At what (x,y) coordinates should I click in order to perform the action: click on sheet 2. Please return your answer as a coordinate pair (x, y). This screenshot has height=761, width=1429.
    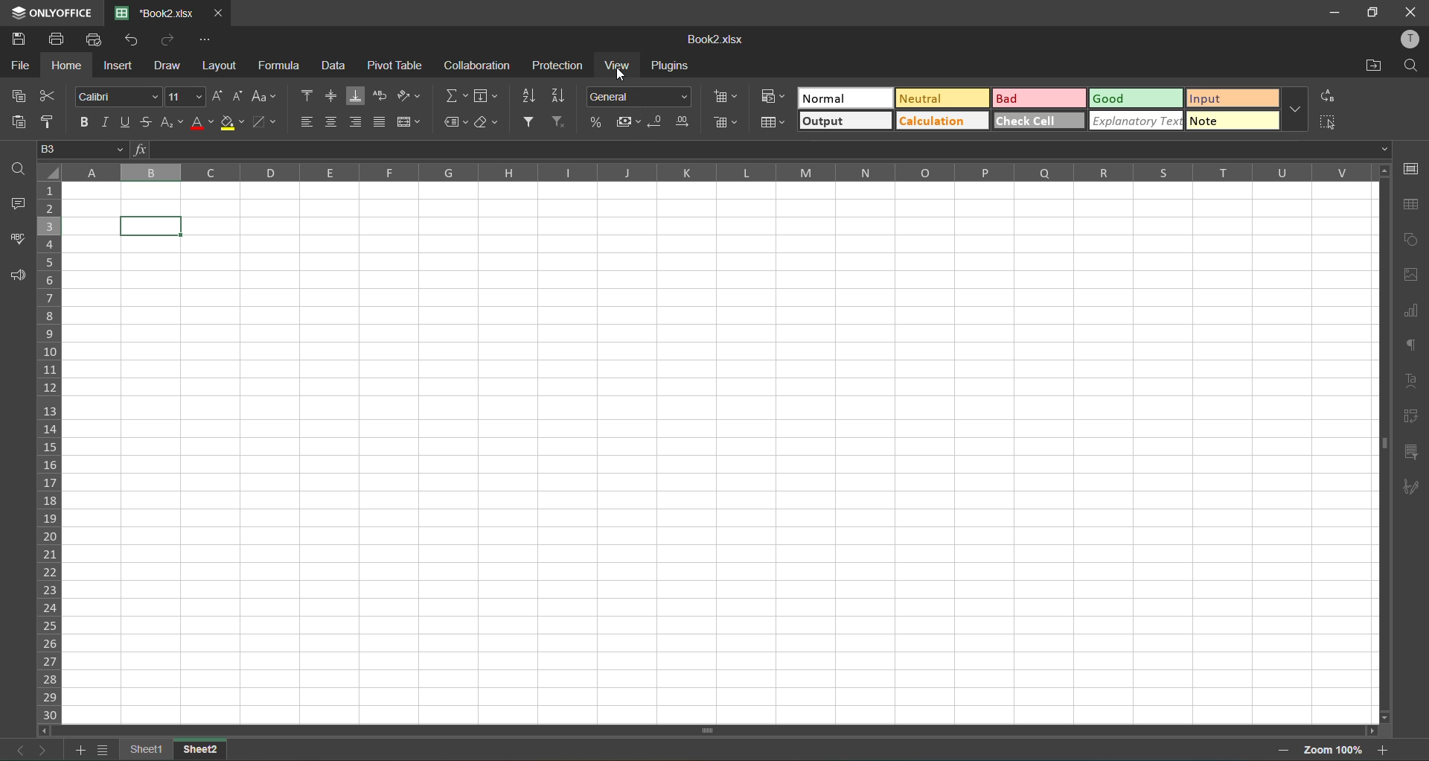
    Looking at the image, I should click on (201, 750).